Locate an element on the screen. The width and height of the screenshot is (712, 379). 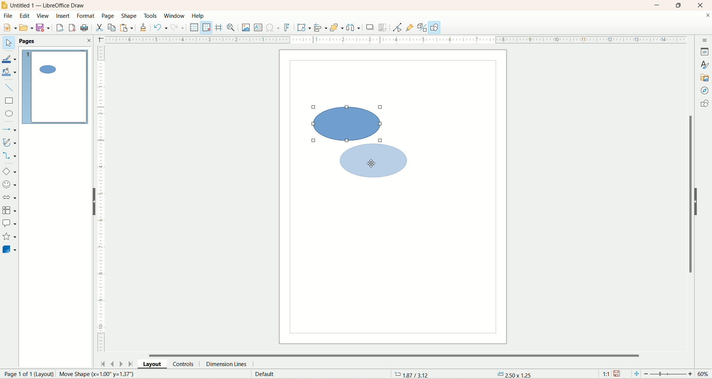
view is located at coordinates (42, 15).